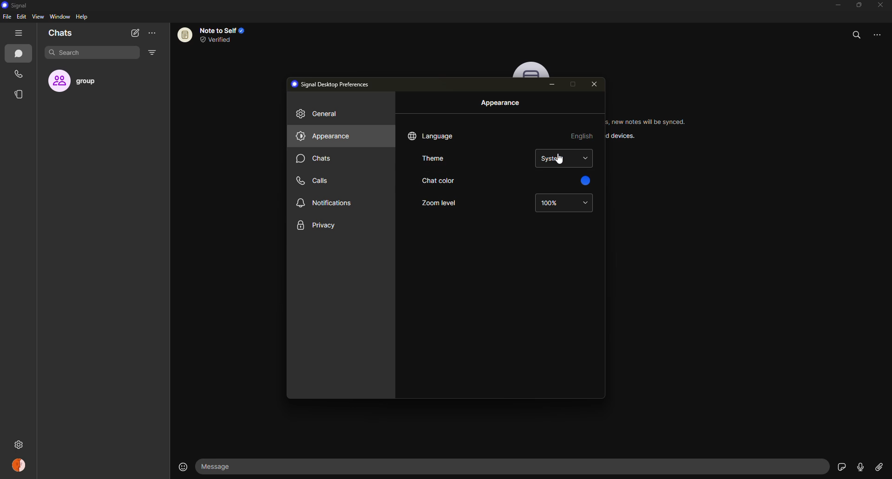 This screenshot has width=892, height=479. What do you see at coordinates (438, 202) in the screenshot?
I see `zoom level` at bounding box center [438, 202].